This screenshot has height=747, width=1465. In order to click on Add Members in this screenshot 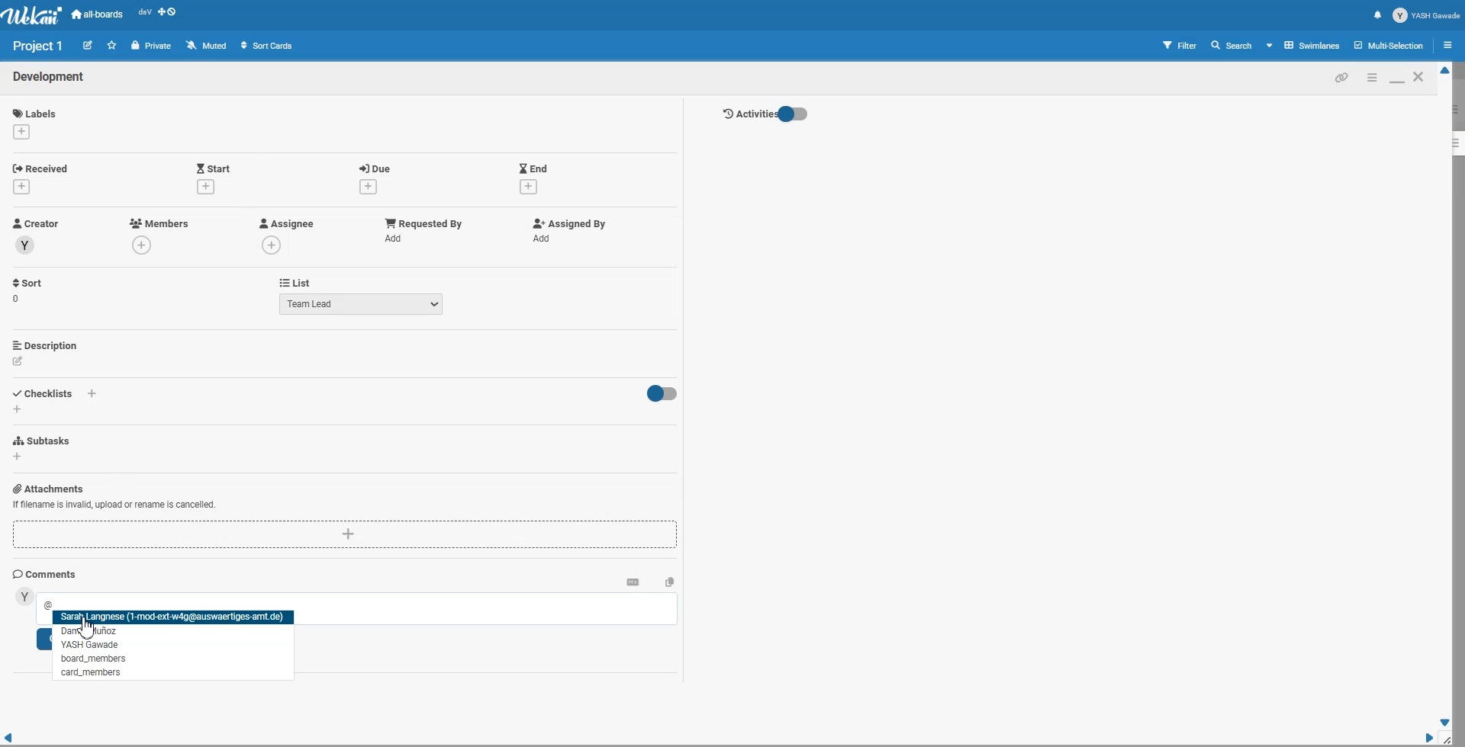, I will do `click(160, 223)`.